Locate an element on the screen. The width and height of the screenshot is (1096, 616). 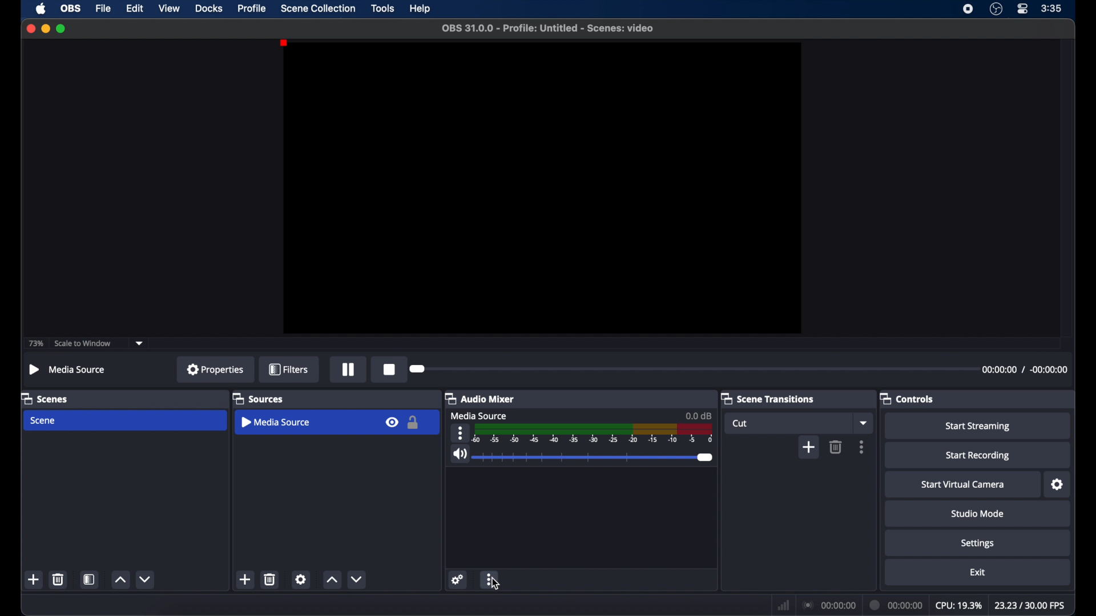
cpu is located at coordinates (958, 604).